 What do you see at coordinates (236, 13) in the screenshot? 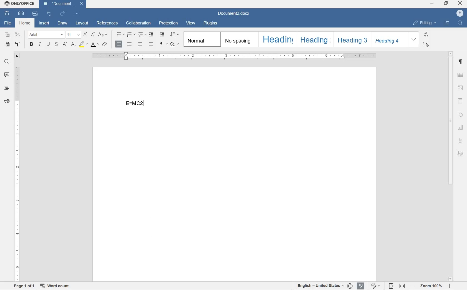
I see `file name` at bounding box center [236, 13].